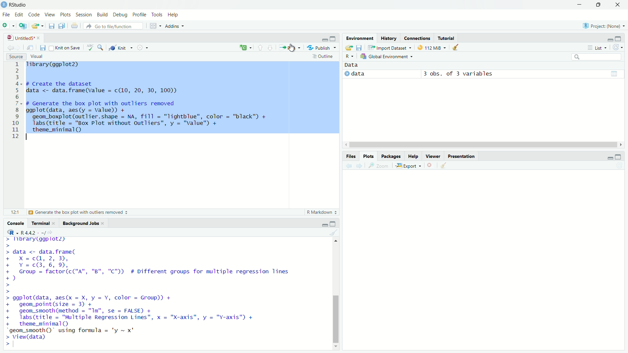 This screenshot has height=353, width=628. I want to click on Project: (None), so click(604, 26).